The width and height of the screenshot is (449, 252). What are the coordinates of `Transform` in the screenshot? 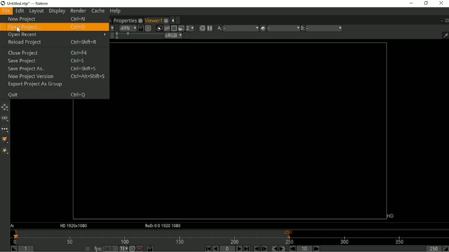 It's located at (6, 107).